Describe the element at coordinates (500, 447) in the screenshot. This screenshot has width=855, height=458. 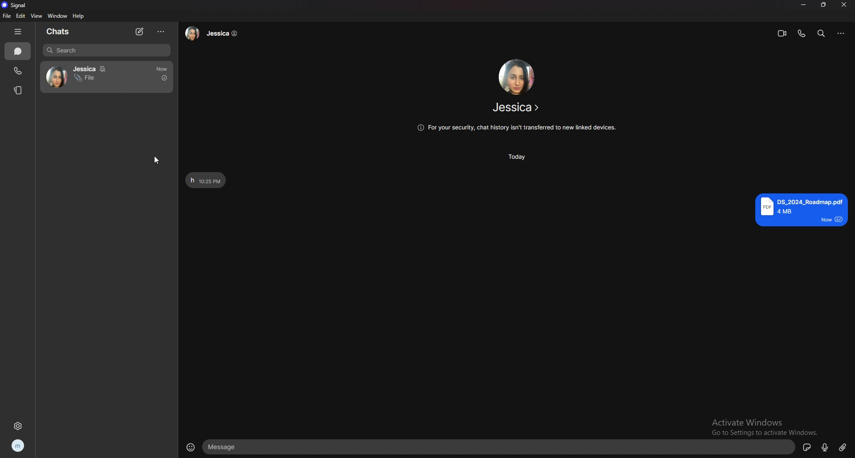
I see `text input` at that location.